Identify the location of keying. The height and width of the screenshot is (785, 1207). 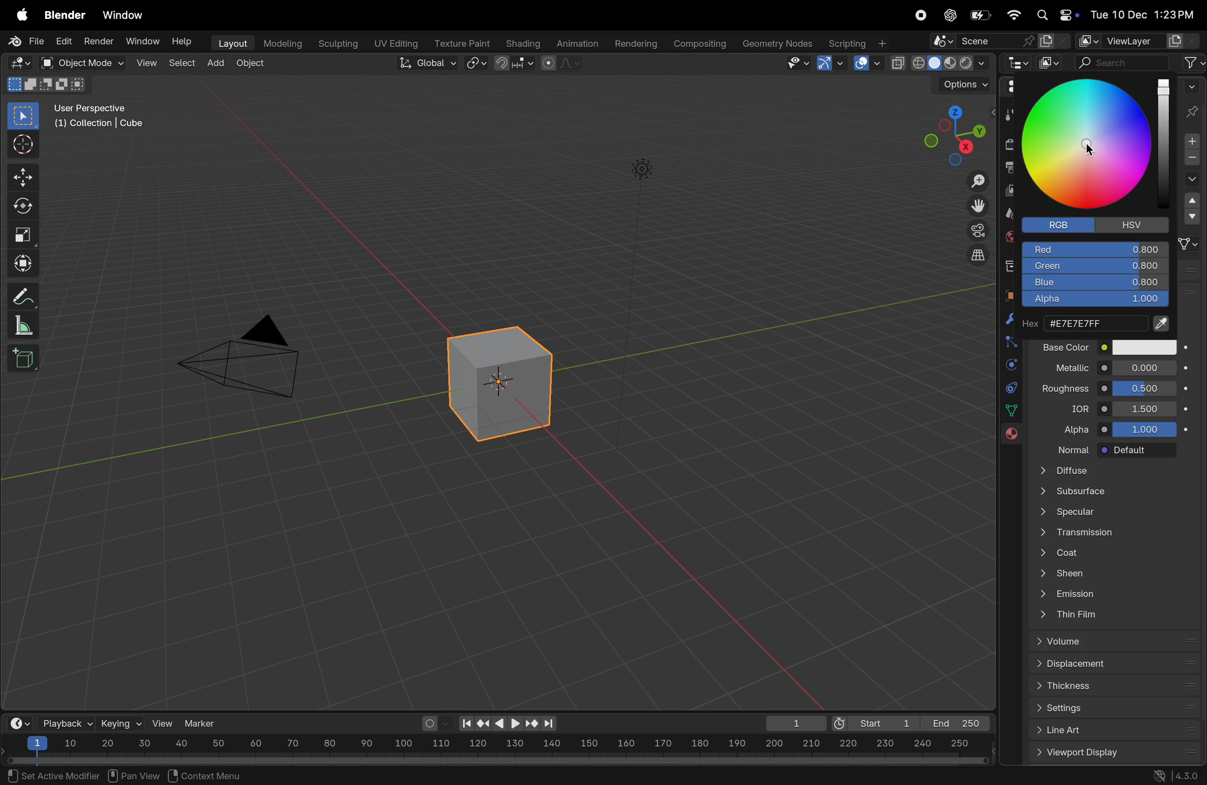
(120, 723).